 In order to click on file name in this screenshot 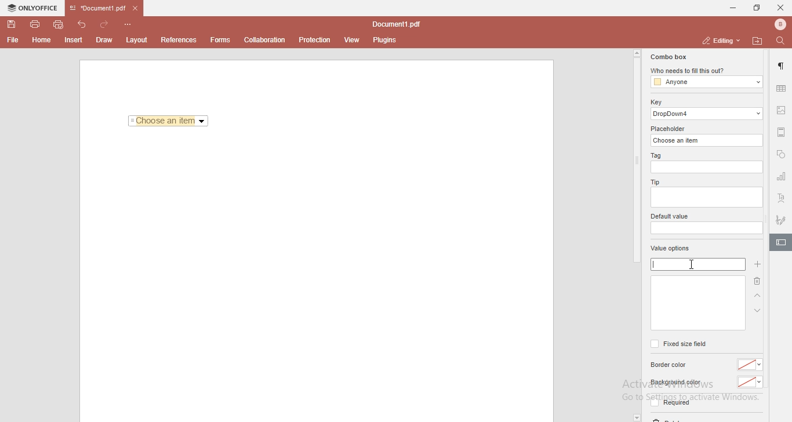, I will do `click(399, 25)`.